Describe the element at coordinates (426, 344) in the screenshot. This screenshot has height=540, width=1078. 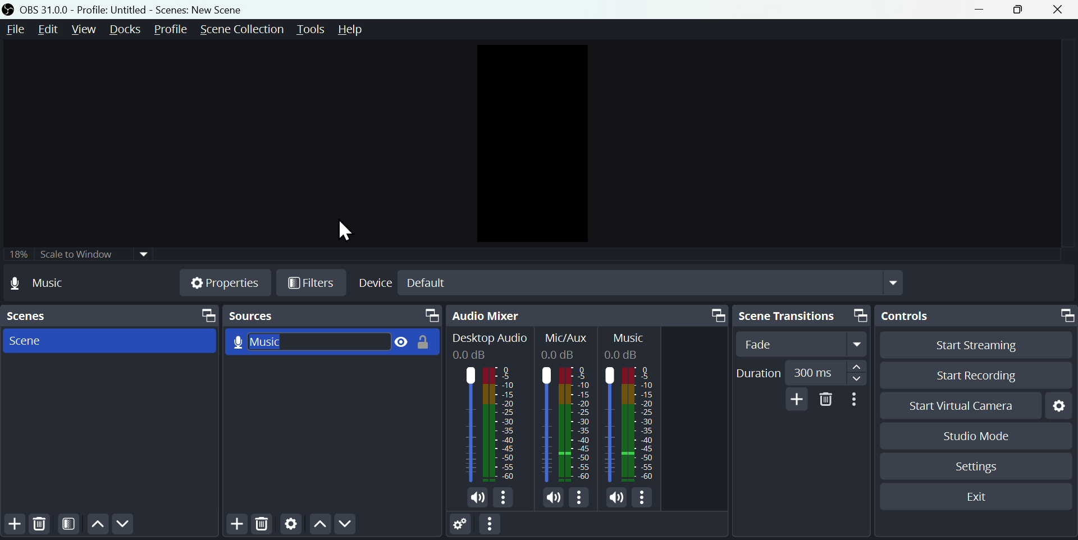
I see `Unlock` at that location.